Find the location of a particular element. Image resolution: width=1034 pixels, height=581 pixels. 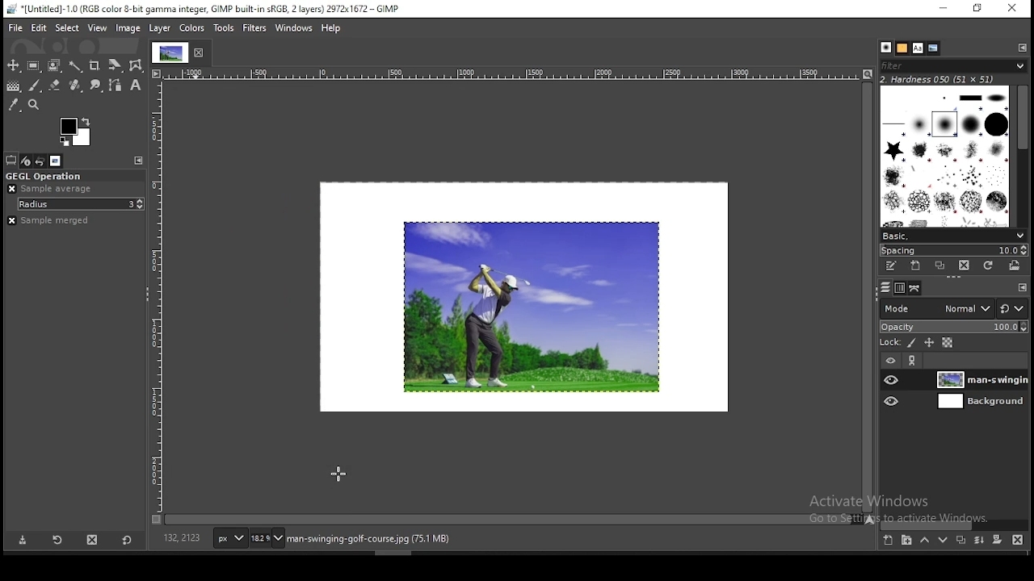

edit is located at coordinates (39, 27).